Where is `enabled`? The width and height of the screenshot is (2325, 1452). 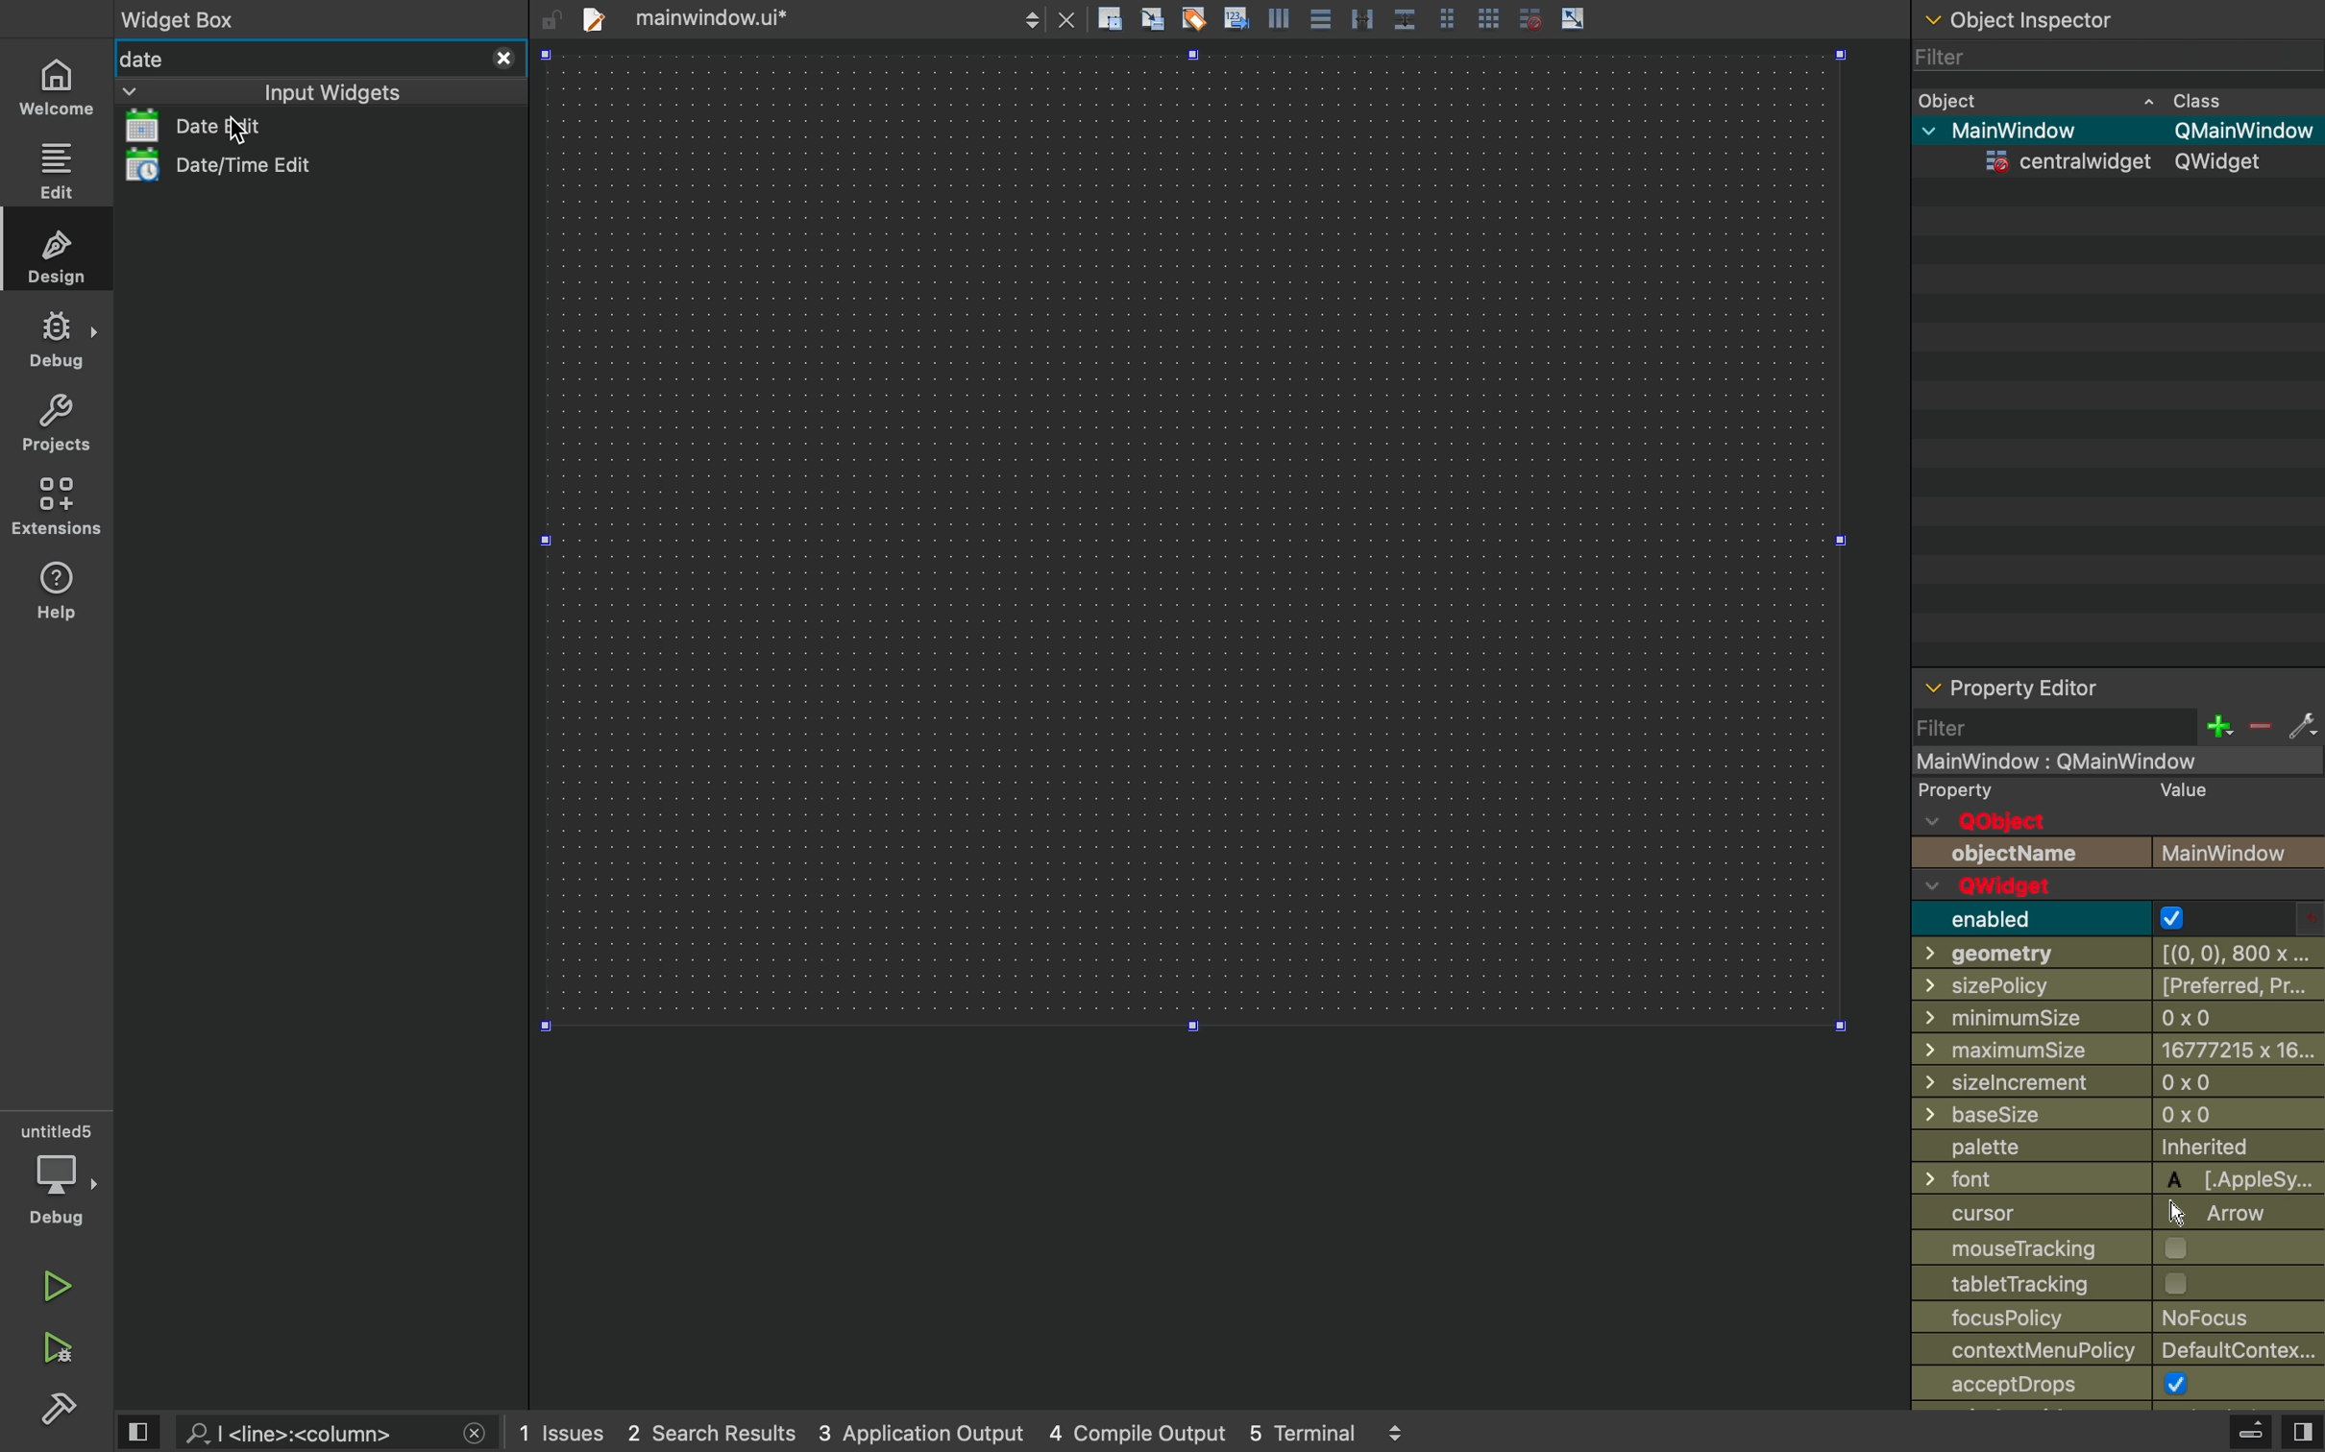 enabled is located at coordinates (2121, 919).